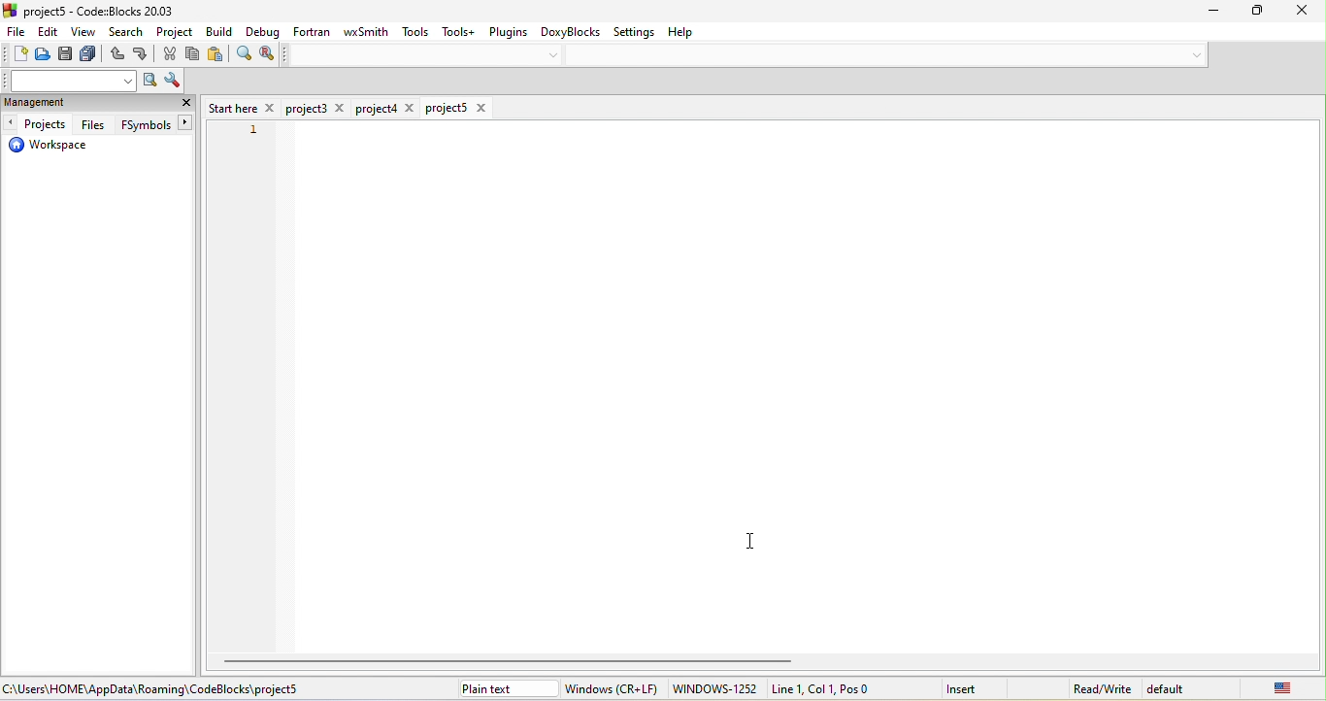 The width and height of the screenshot is (1326, 701). I want to click on projects, so click(38, 124).